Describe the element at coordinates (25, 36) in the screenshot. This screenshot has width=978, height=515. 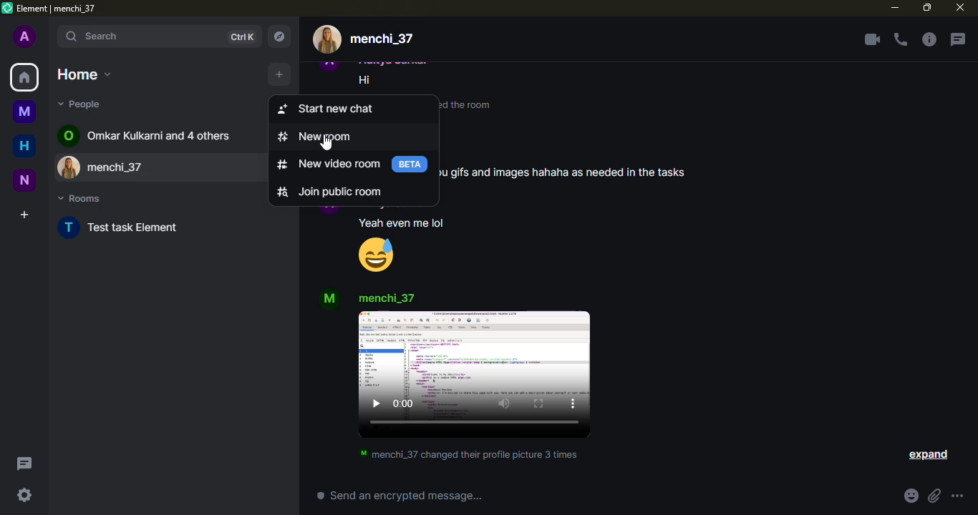
I see `profile initial` at that location.